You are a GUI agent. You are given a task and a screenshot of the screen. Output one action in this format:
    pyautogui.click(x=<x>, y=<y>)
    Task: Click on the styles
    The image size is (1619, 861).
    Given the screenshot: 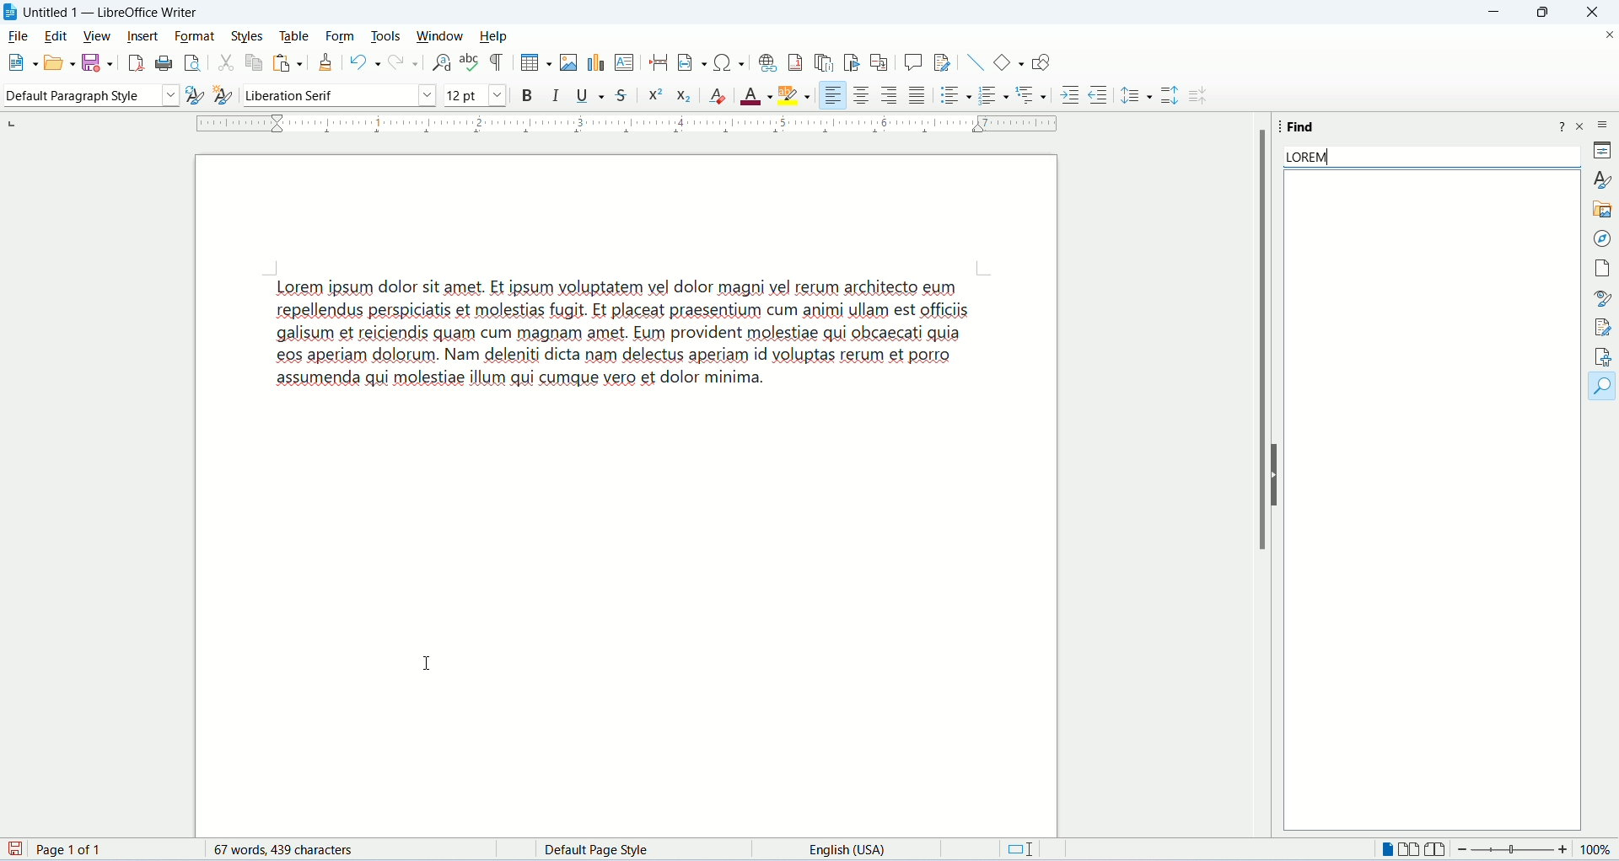 What is the action you would take?
    pyautogui.click(x=249, y=35)
    